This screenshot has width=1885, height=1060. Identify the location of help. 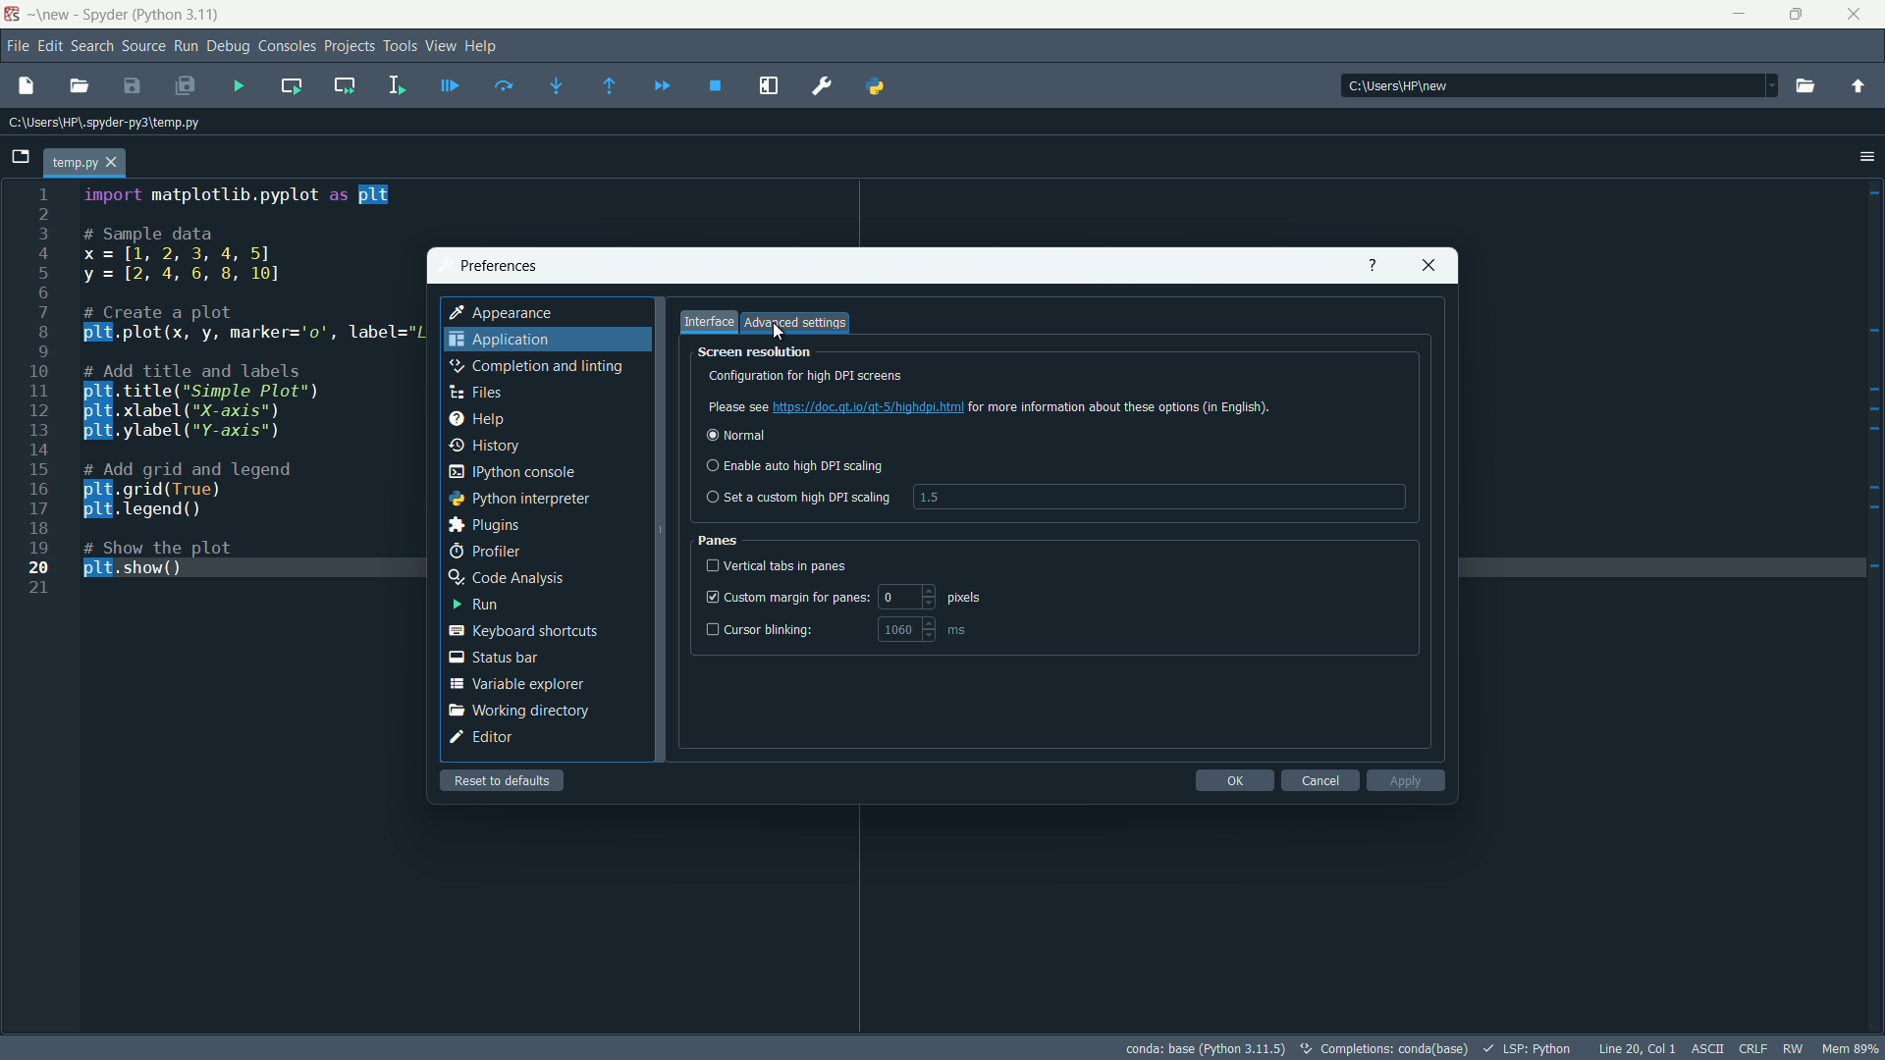
(485, 47).